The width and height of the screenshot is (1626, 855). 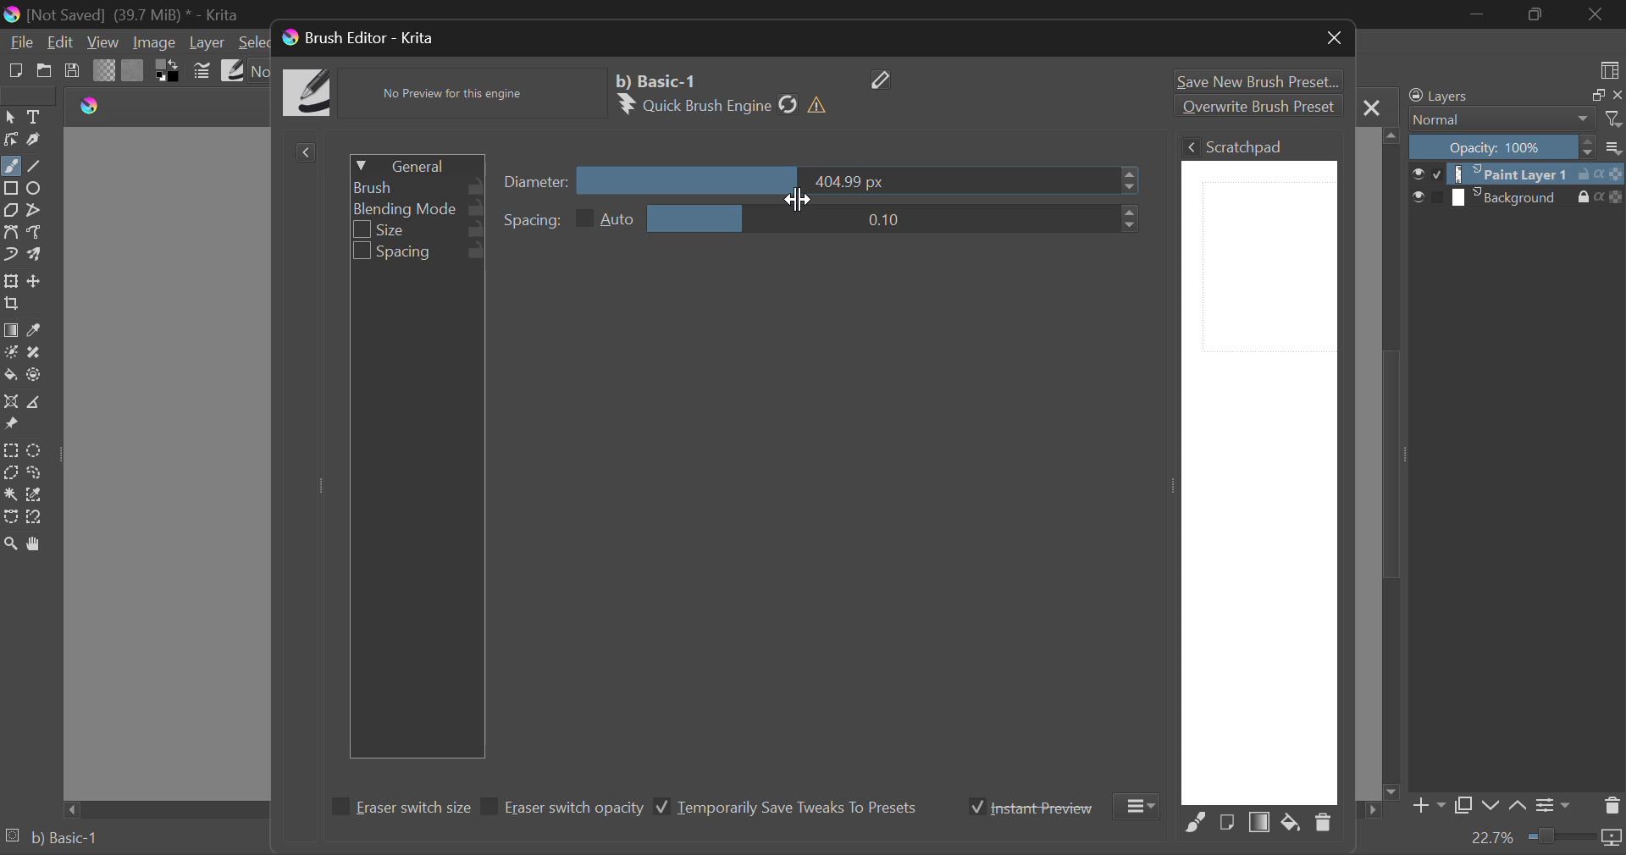 I want to click on Restore Down, so click(x=1478, y=16).